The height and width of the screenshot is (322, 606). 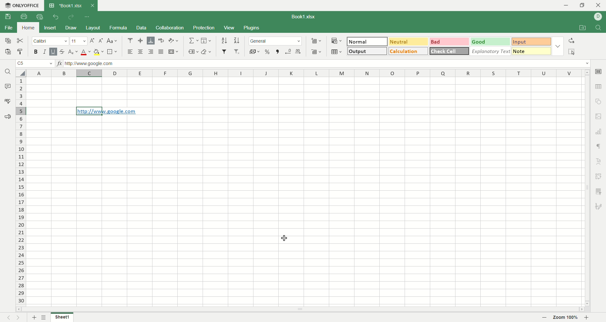 What do you see at coordinates (316, 52) in the screenshot?
I see `delete cell` at bounding box center [316, 52].